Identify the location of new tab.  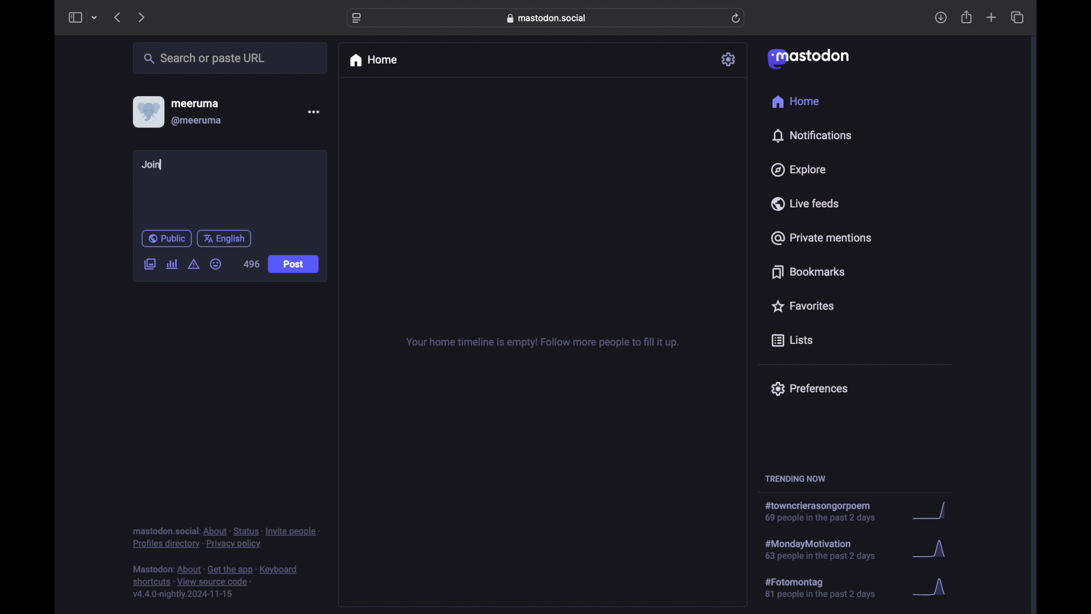
(992, 17).